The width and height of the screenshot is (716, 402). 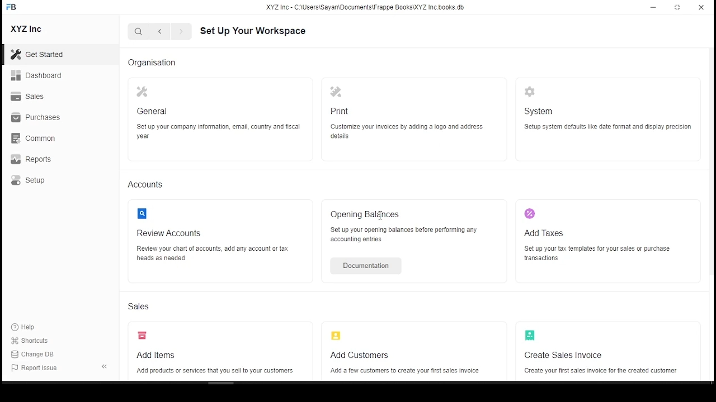 What do you see at coordinates (154, 112) in the screenshot?
I see `general` at bounding box center [154, 112].